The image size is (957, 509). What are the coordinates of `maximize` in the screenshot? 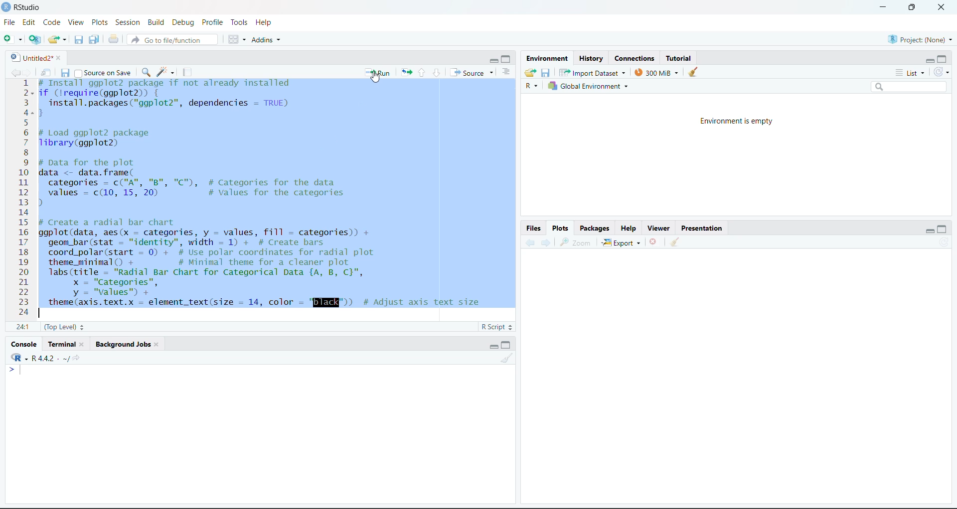 It's located at (909, 6).